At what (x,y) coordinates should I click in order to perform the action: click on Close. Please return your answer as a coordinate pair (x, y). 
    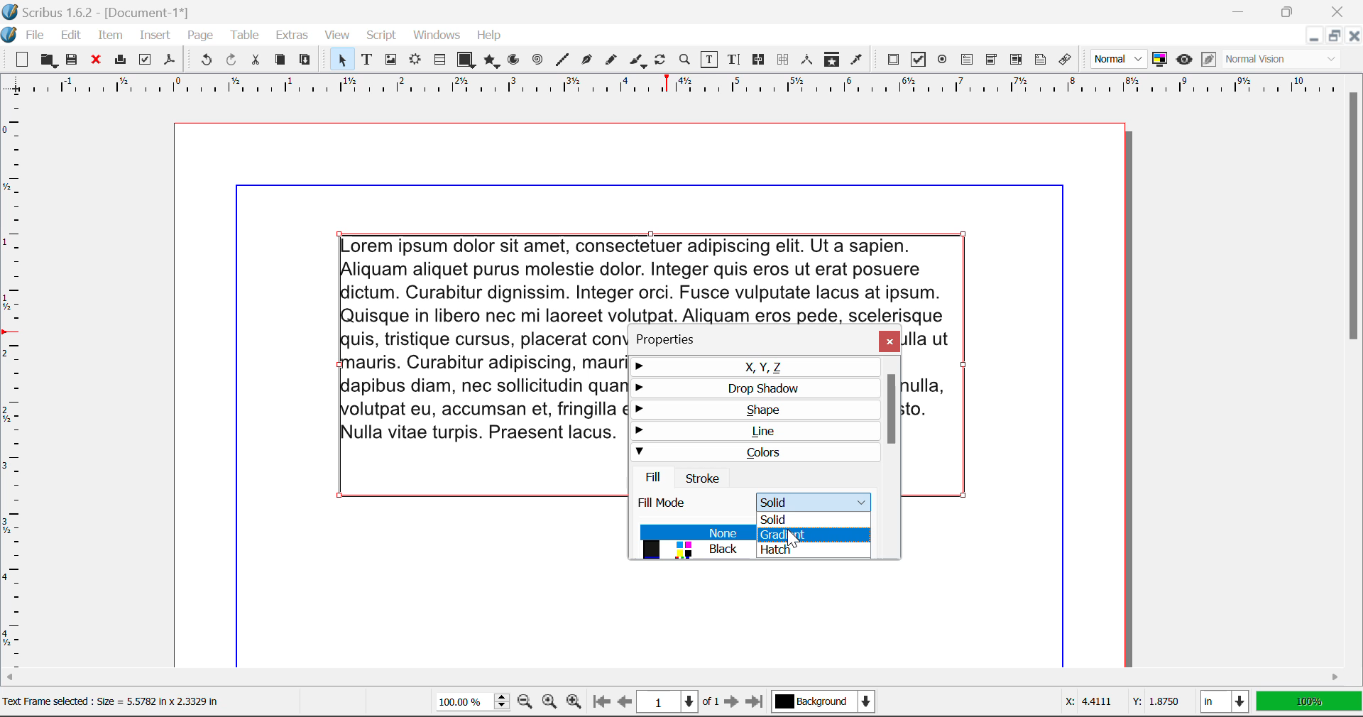
    Looking at the image, I should click on (1353, 35).